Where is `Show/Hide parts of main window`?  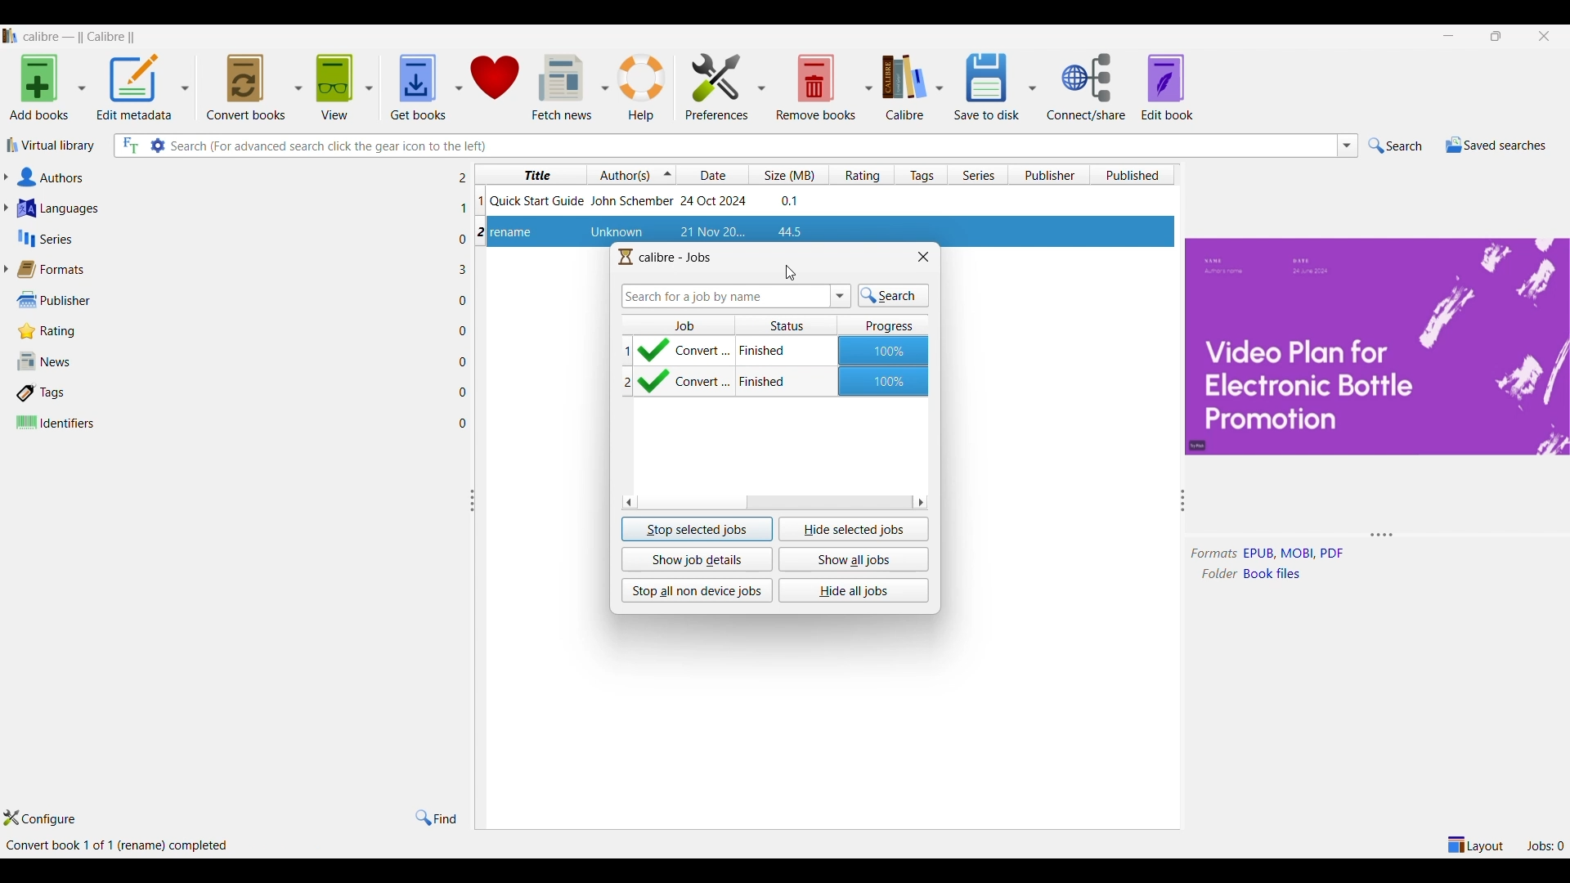
Show/Hide parts of main window is located at coordinates (1474, 845).